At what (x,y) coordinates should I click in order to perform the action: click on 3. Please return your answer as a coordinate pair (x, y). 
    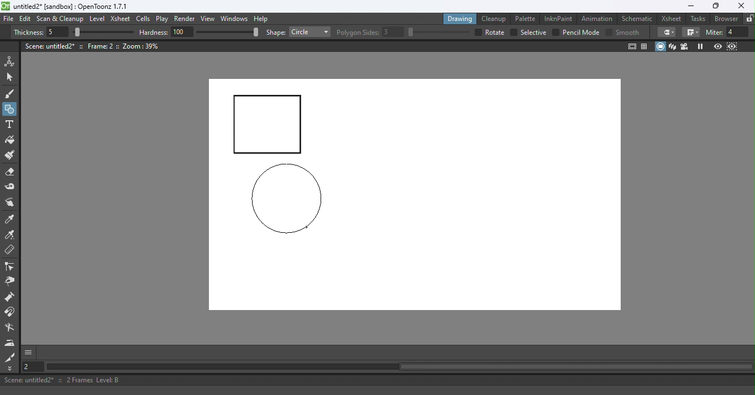
    Looking at the image, I should click on (394, 32).